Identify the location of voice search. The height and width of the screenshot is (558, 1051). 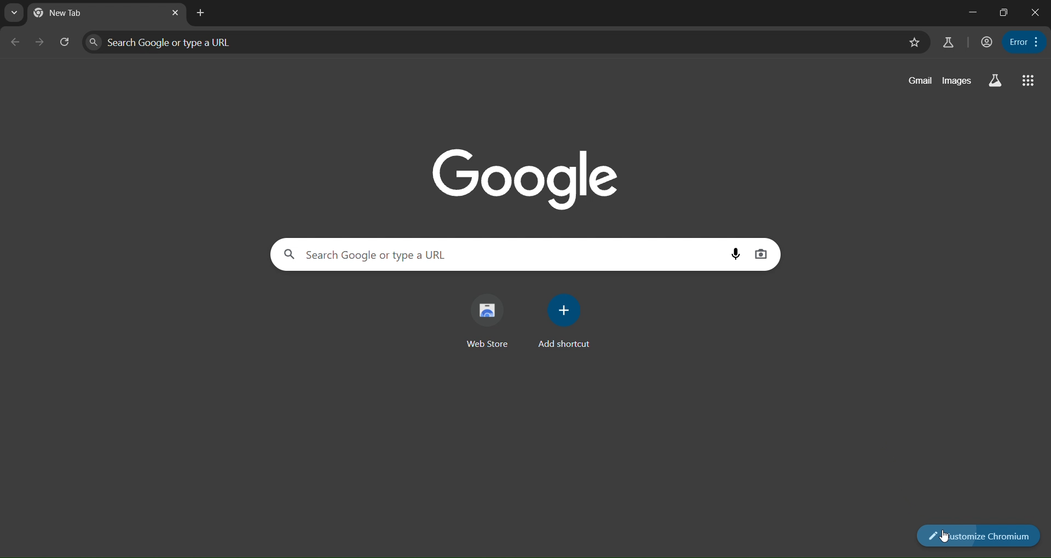
(736, 252).